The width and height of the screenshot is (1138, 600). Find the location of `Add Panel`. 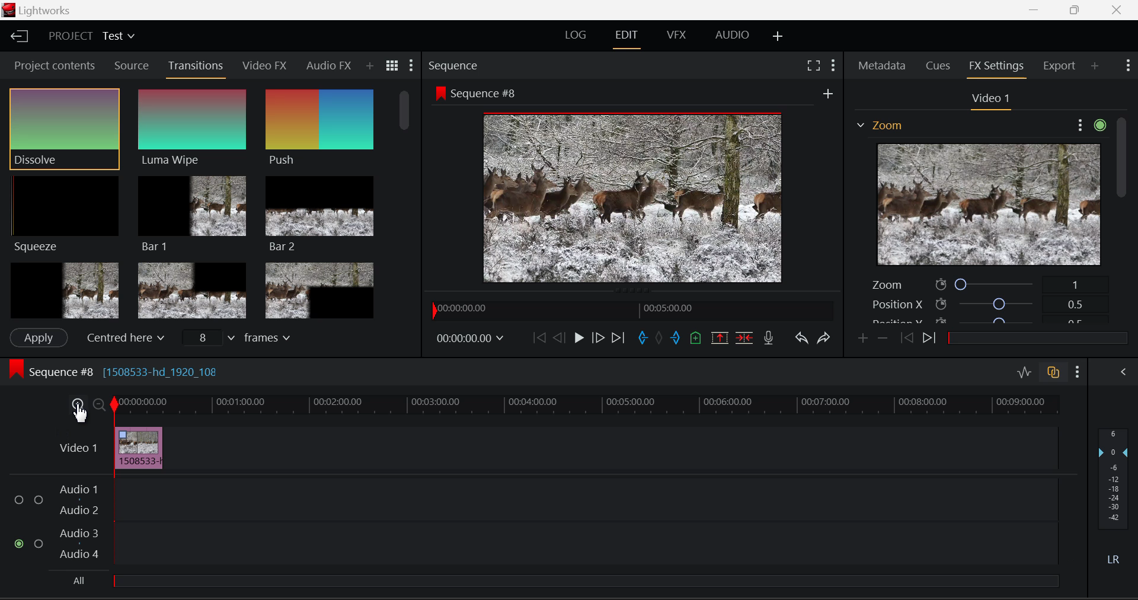

Add Panel is located at coordinates (370, 66).